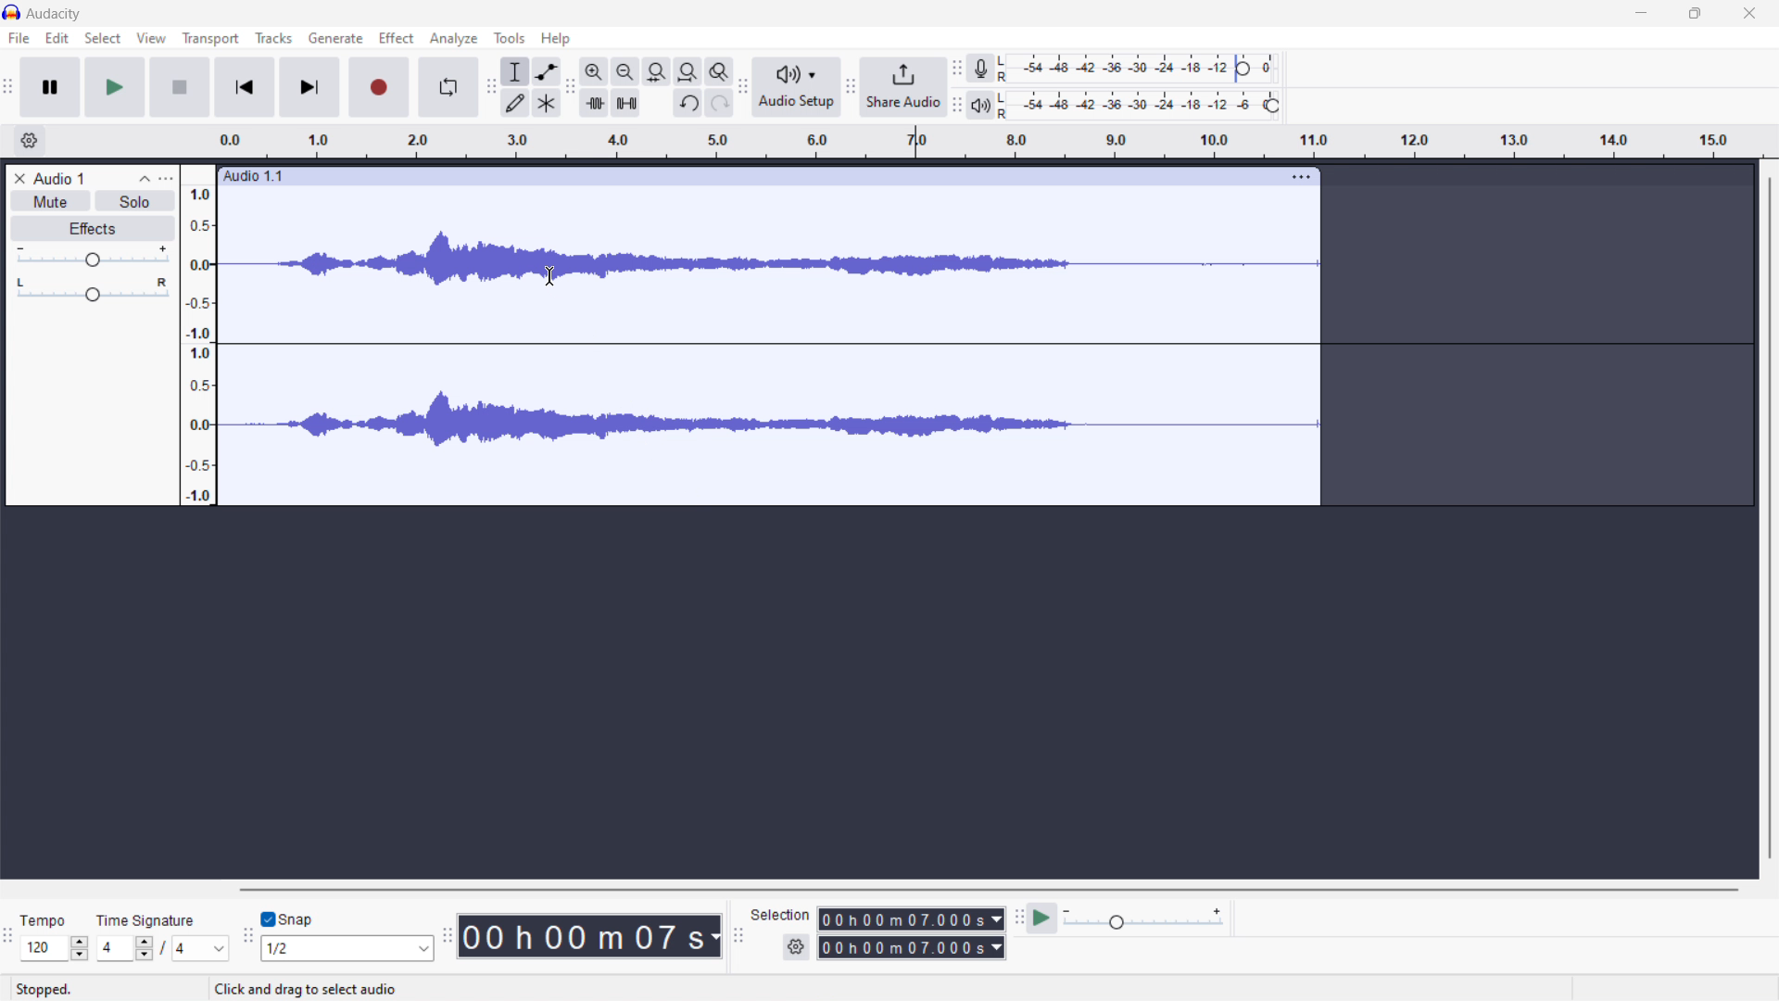 Image resolution: width=1779 pixels, height=1001 pixels. What do you see at coordinates (93, 293) in the screenshot?
I see `pan: centre` at bounding box center [93, 293].